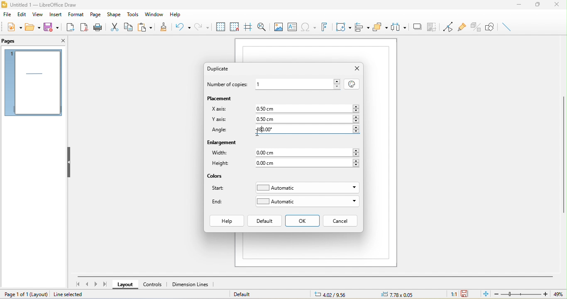  Describe the element at coordinates (466, 294) in the screenshot. I see `the document has not been modified since the last save` at that location.